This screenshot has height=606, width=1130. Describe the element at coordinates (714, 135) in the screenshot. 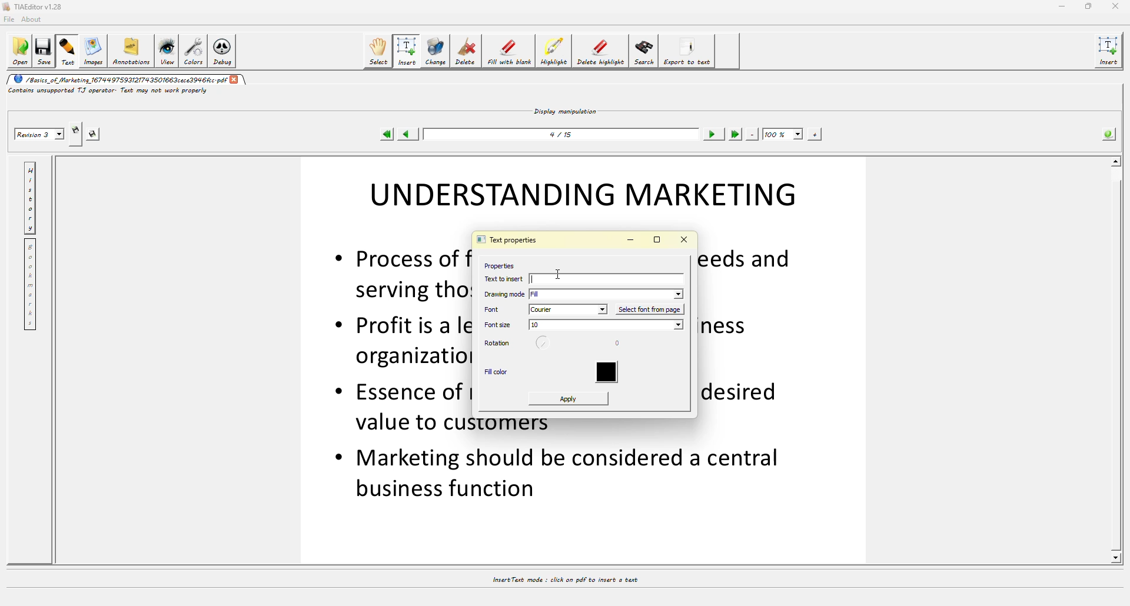

I see `next page` at that location.